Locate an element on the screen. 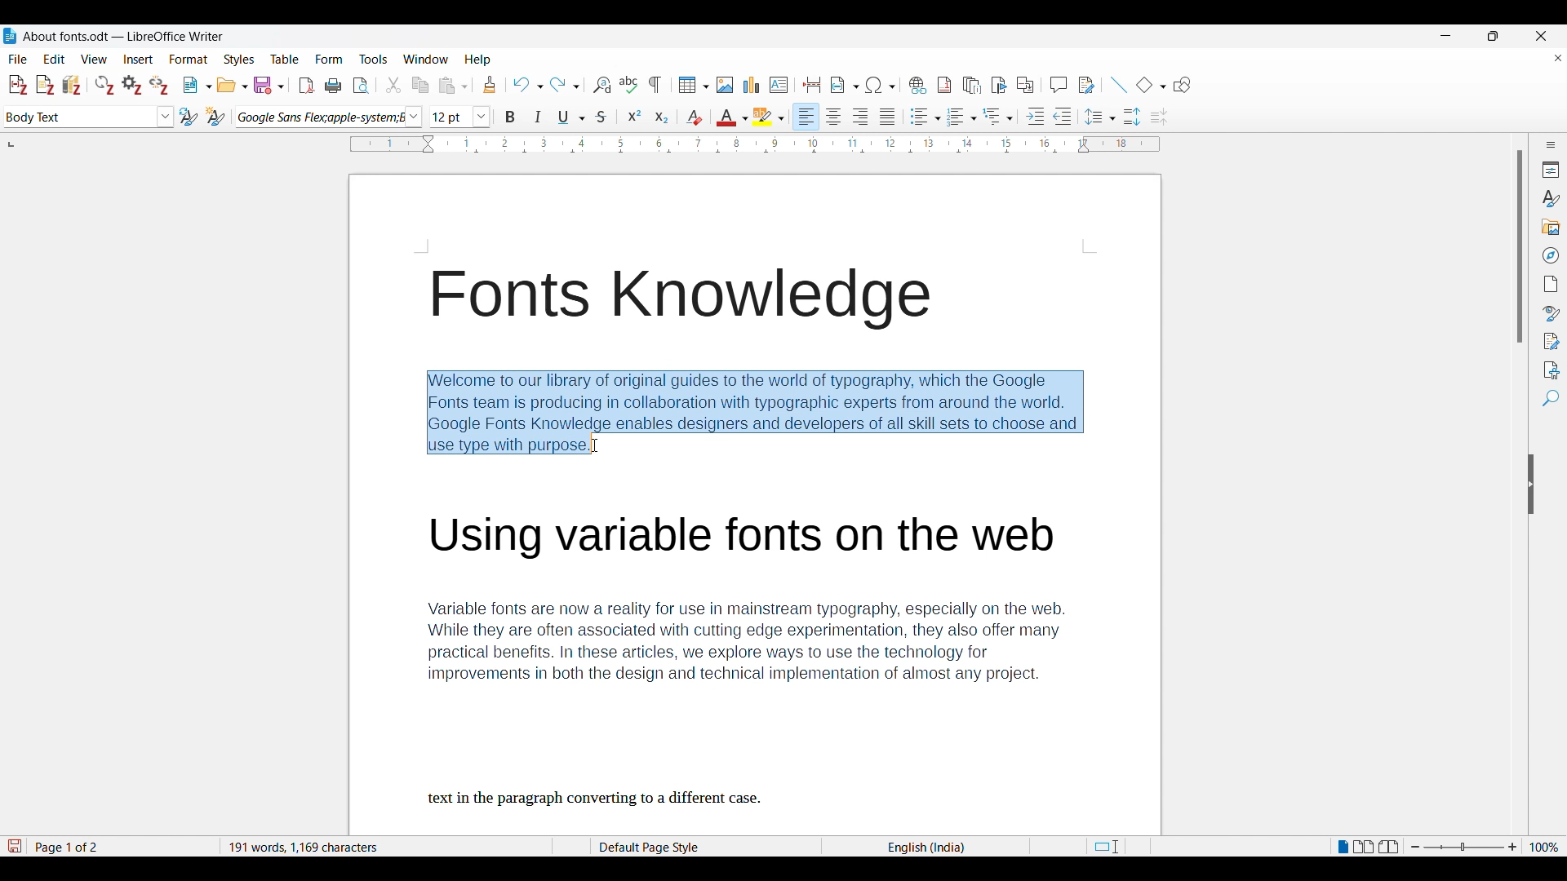 The height and width of the screenshot is (881, 1567). Insert comment is located at coordinates (1059, 85).